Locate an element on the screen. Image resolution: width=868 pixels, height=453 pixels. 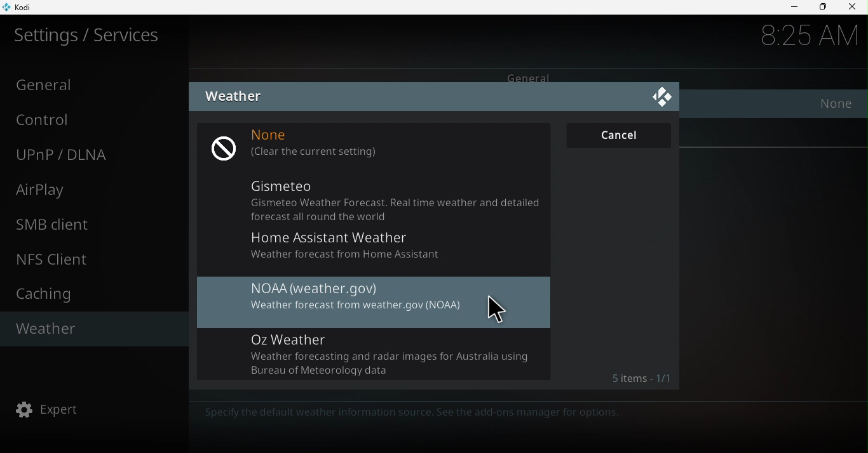
None (clear the current settings) is located at coordinates (370, 145).